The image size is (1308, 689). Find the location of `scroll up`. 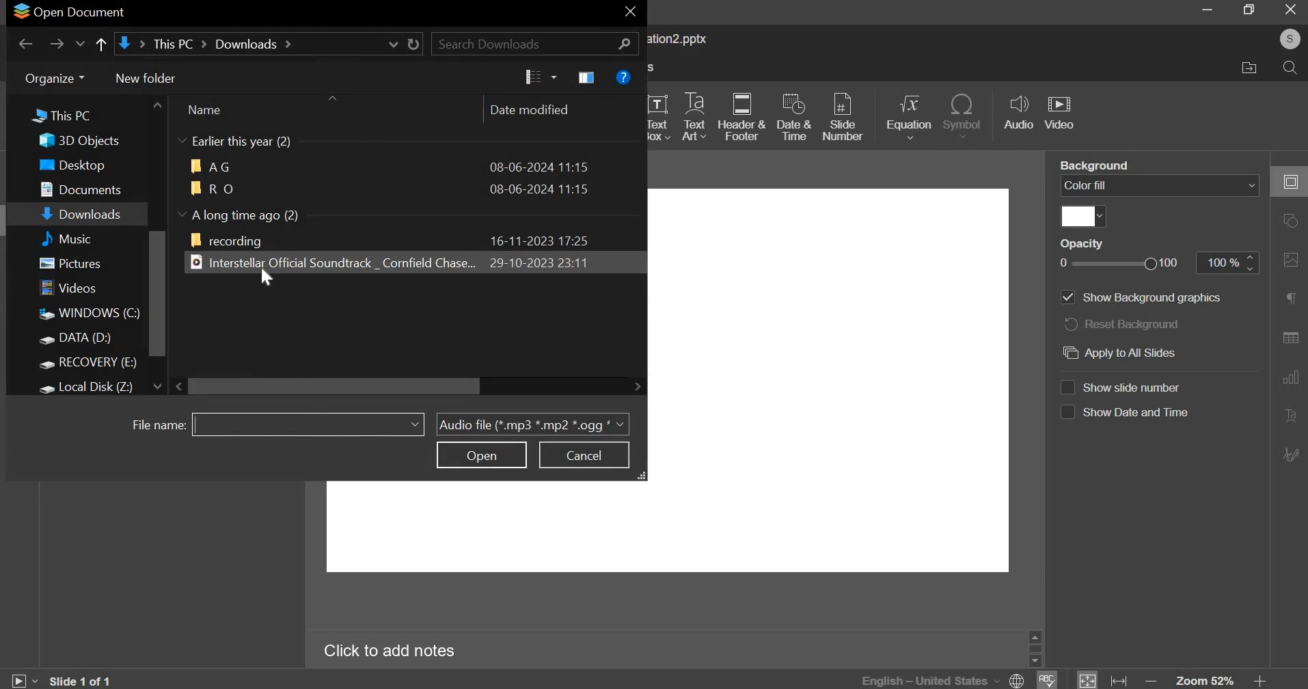

scroll up is located at coordinates (1035, 637).